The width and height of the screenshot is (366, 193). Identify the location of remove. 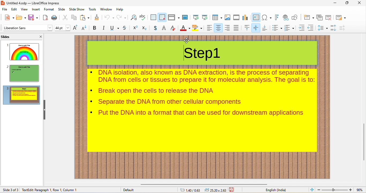
(329, 18).